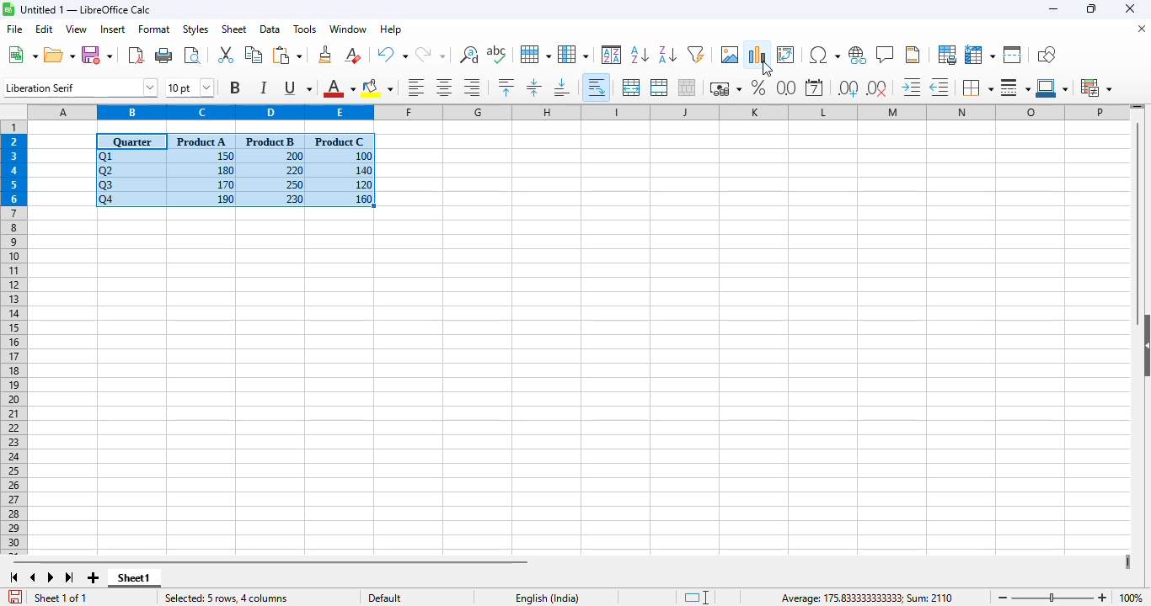  Describe the element at coordinates (154, 29) in the screenshot. I see `format` at that location.